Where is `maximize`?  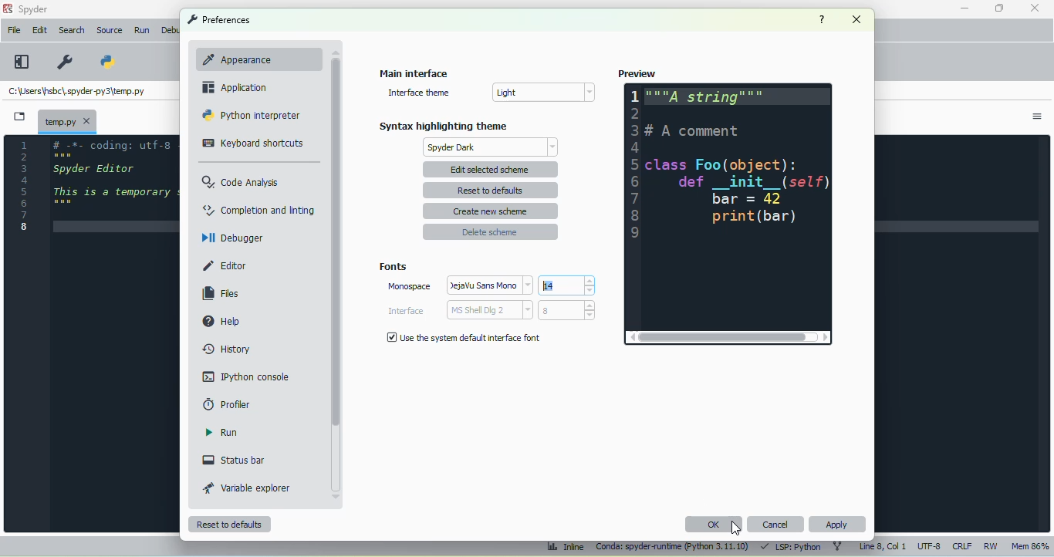 maximize is located at coordinates (999, 8).